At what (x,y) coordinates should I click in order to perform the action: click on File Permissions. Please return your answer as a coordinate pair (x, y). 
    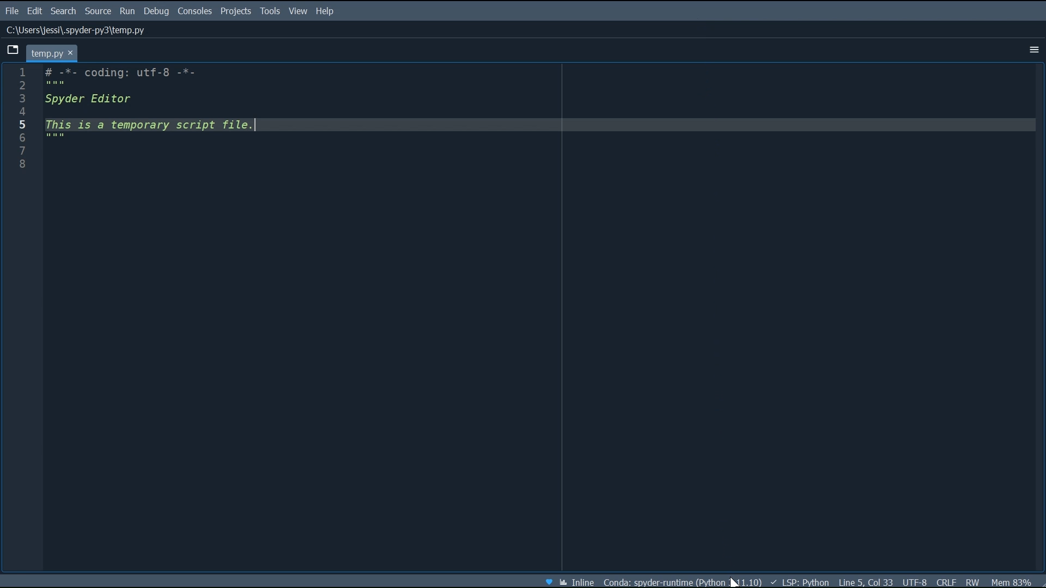
    Looking at the image, I should click on (975, 581).